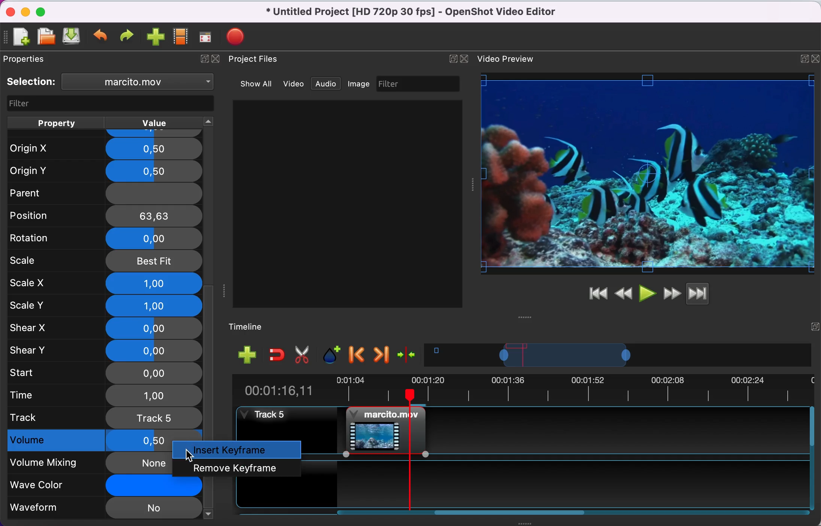 This screenshot has height=526, width=821. What do you see at coordinates (102, 193) in the screenshot?
I see `parent` at bounding box center [102, 193].